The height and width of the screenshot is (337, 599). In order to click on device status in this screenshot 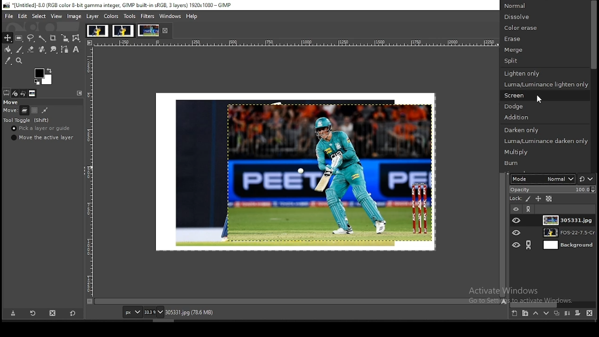, I will do `click(15, 93)`.